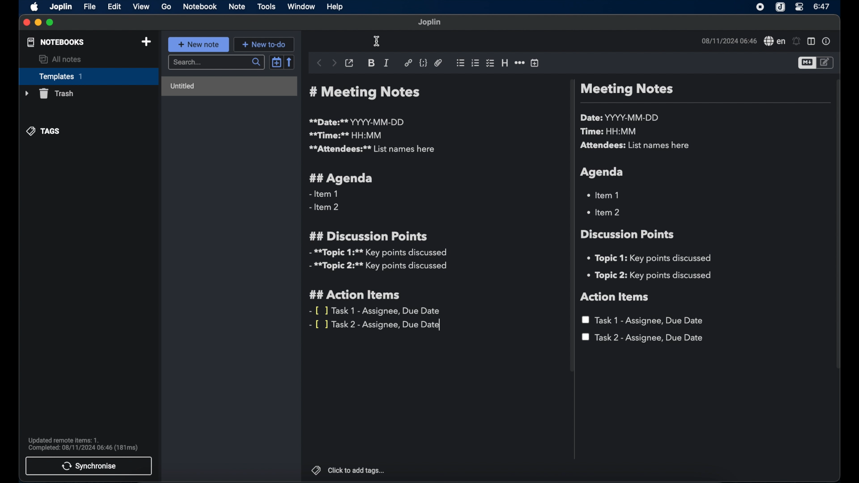  I want to click on templates 1, so click(87, 76).